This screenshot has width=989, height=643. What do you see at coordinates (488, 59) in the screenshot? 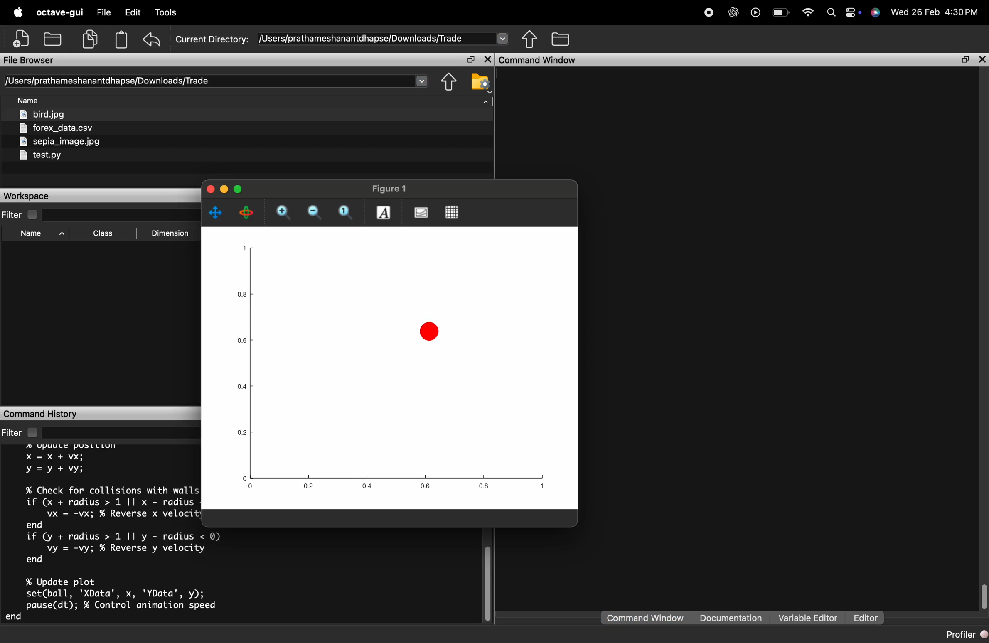
I see `close` at bounding box center [488, 59].